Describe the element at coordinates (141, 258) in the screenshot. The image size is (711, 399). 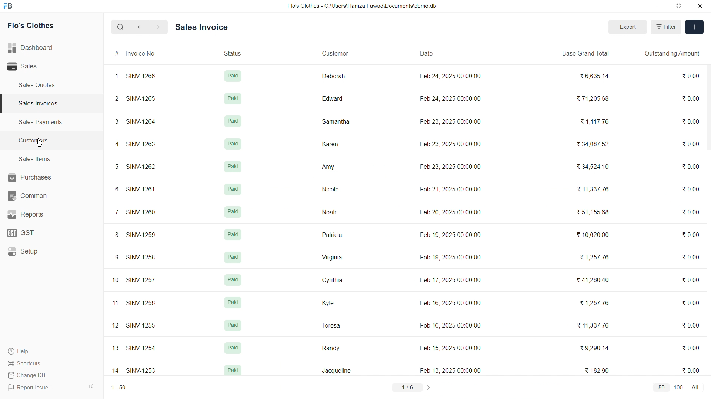
I see `SINV-1258` at that location.